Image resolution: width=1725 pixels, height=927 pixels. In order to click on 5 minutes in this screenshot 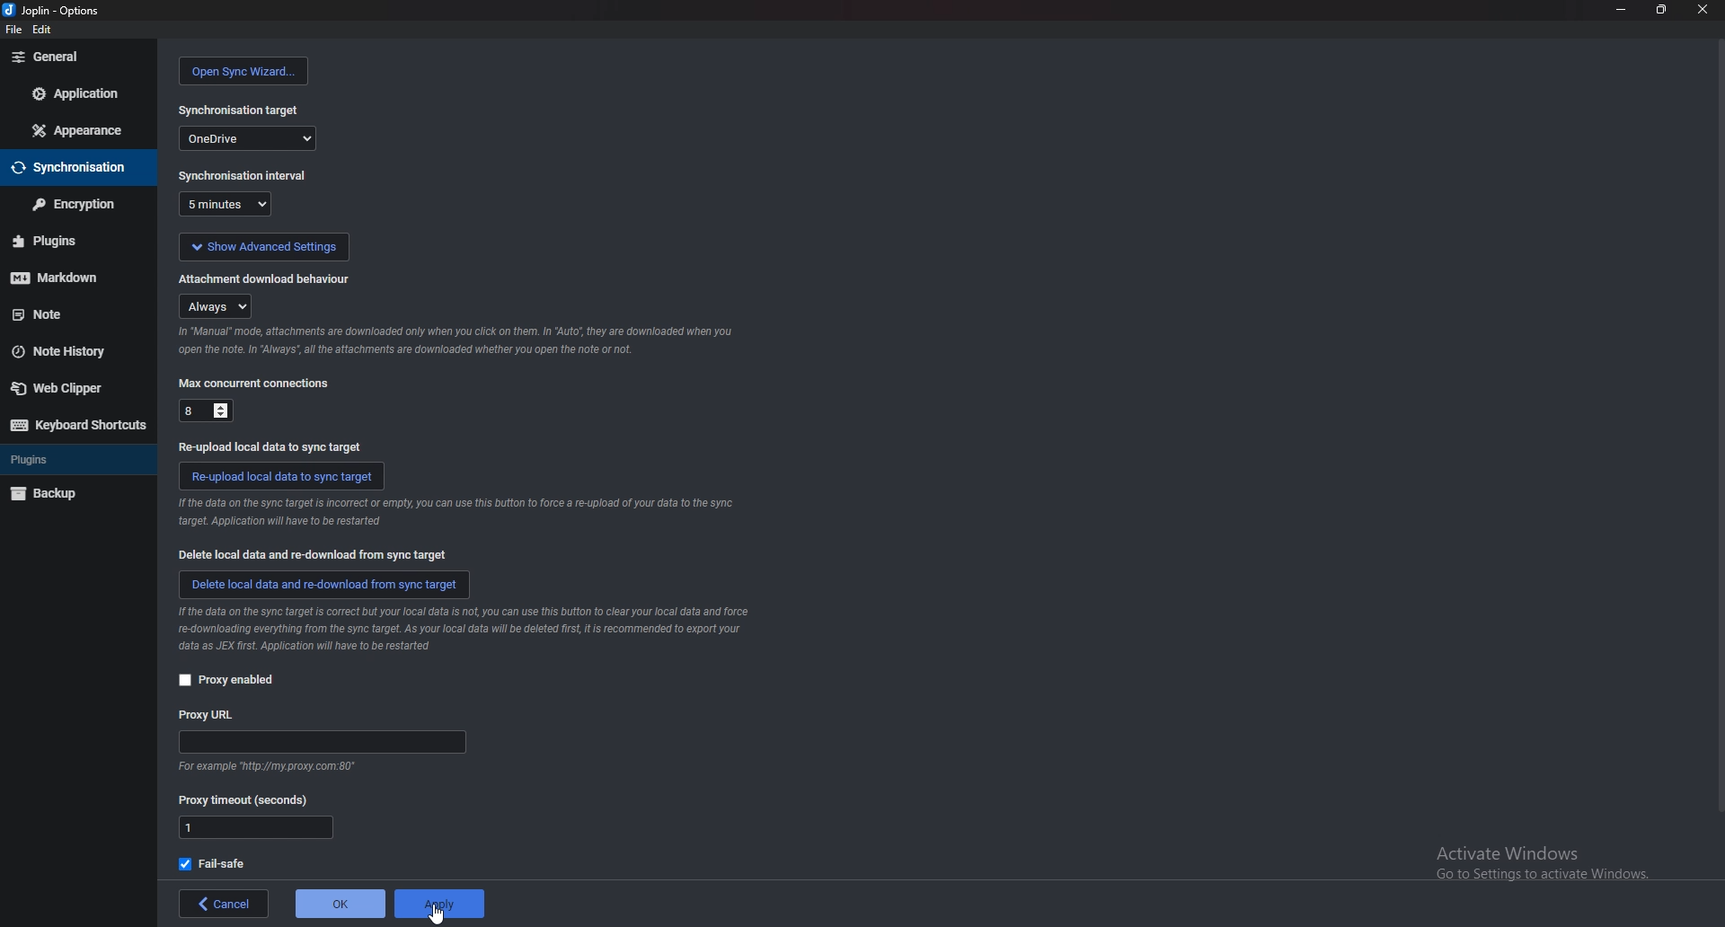, I will do `click(228, 204)`.